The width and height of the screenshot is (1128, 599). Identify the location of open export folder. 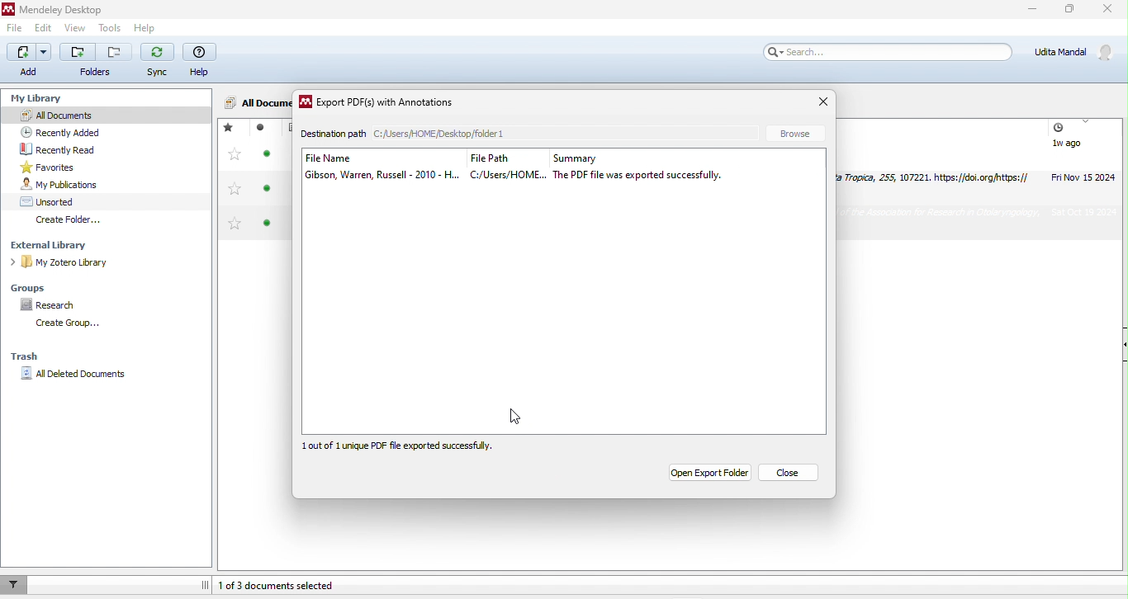
(707, 474).